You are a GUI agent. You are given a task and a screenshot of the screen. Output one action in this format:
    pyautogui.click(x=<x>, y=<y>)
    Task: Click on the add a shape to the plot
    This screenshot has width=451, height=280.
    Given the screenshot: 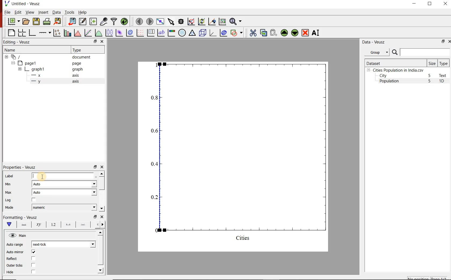 What is the action you would take?
    pyautogui.click(x=237, y=32)
    